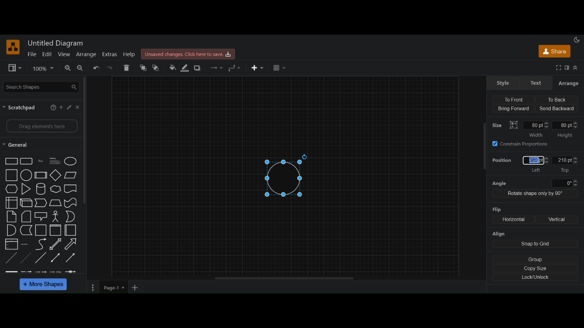 The image size is (584, 328). What do you see at coordinates (70, 107) in the screenshot?
I see `help` at bounding box center [70, 107].